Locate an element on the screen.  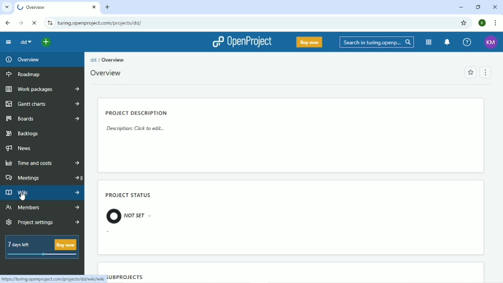
Overview is located at coordinates (105, 73).